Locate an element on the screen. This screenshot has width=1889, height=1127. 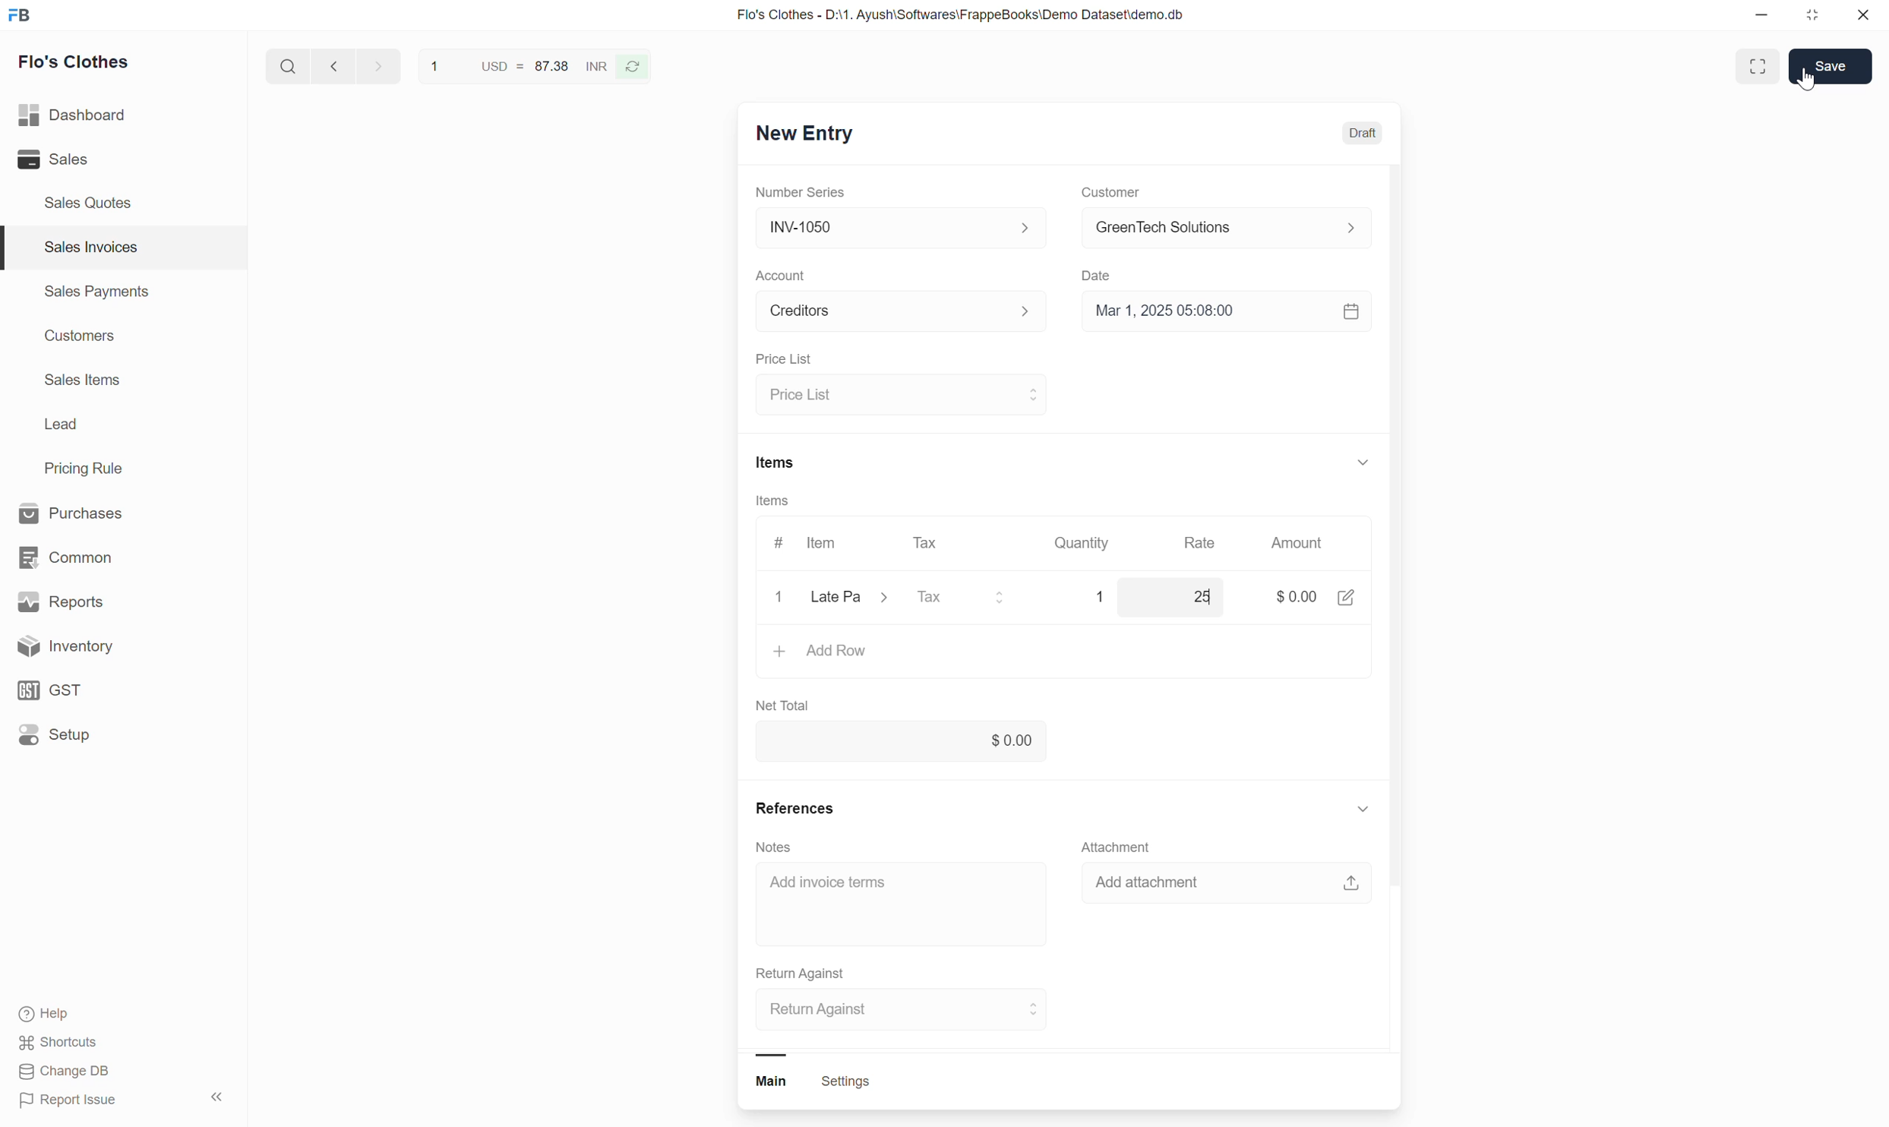
GST  is located at coordinates (106, 689).